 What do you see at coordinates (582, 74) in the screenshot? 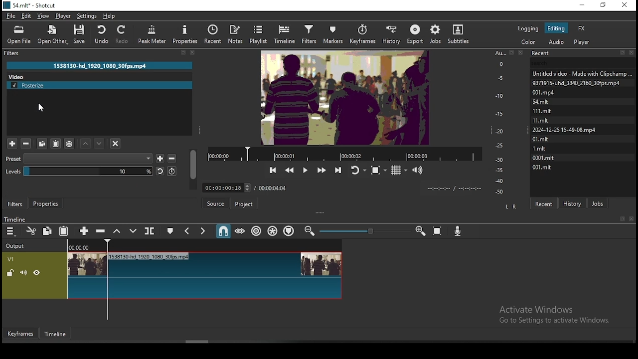
I see `Untitled video - Made with ClipChamp....` at bounding box center [582, 74].